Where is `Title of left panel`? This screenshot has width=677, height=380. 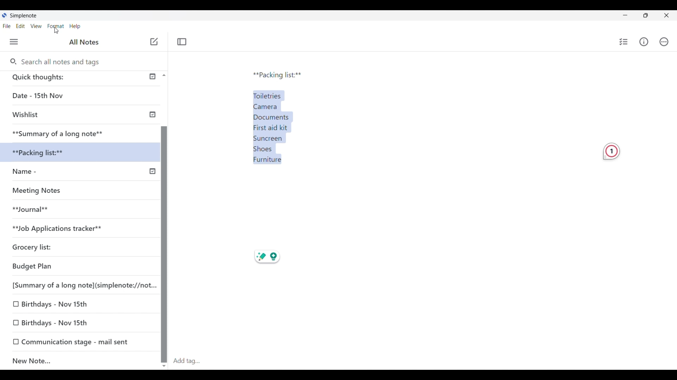 Title of left panel is located at coordinates (85, 42).